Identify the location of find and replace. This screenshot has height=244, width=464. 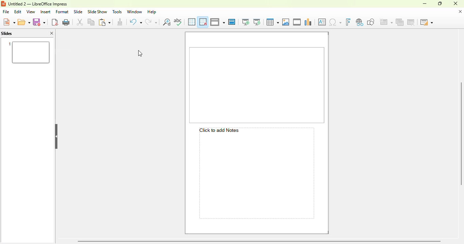
(167, 22).